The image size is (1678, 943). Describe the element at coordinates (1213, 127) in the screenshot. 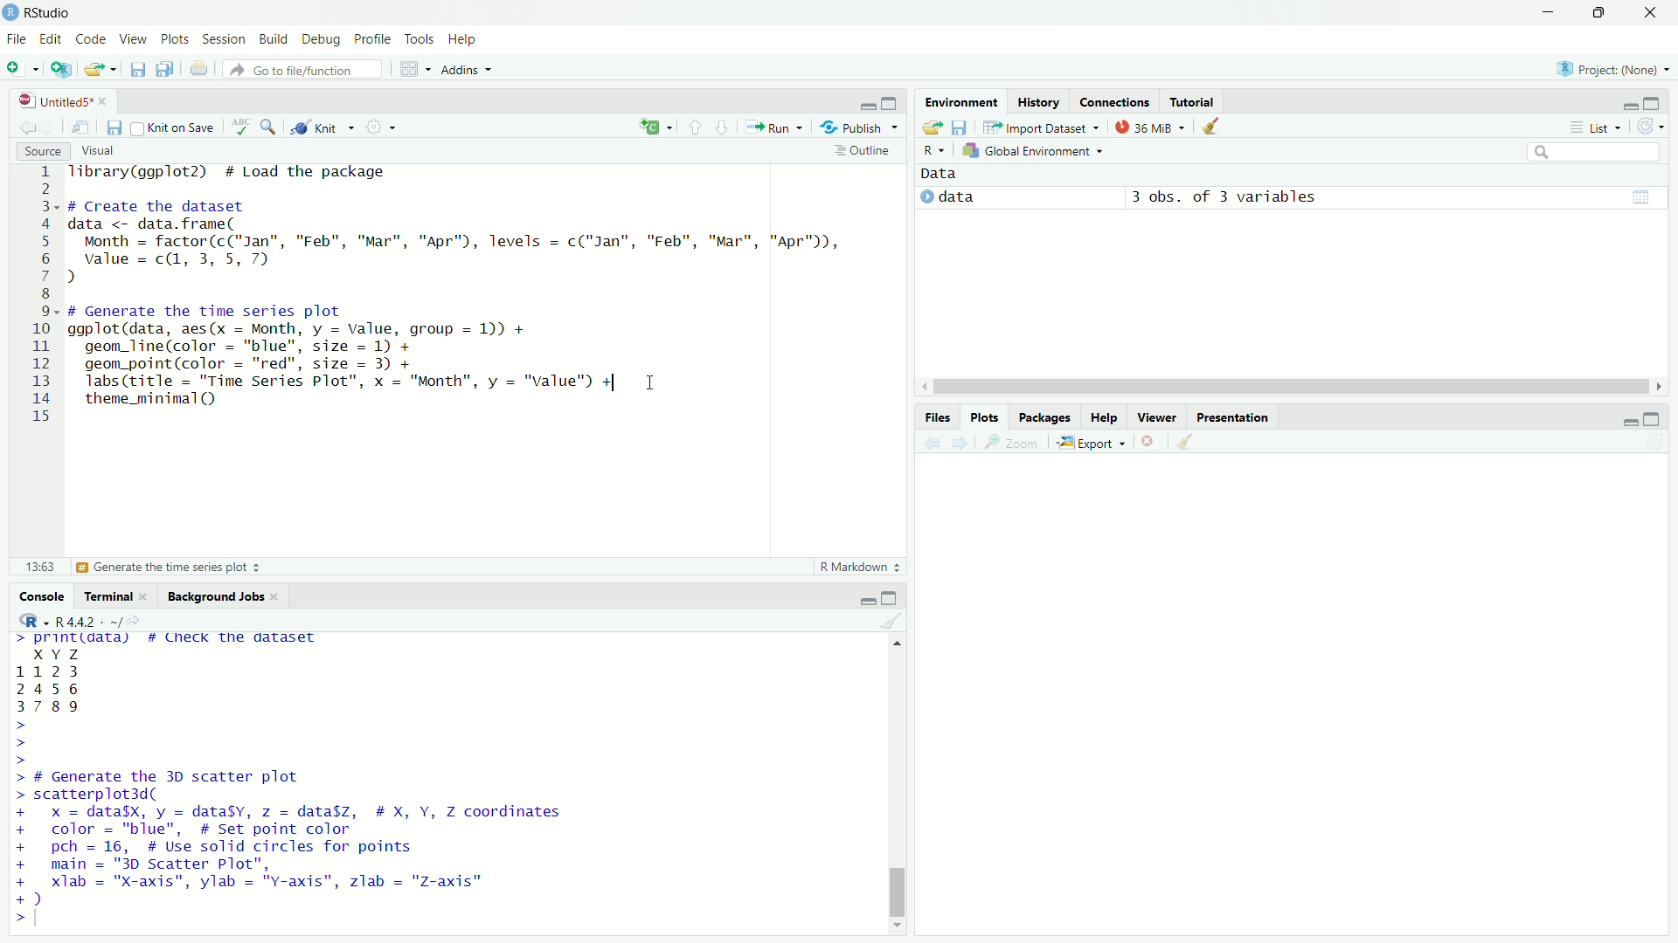

I see `clear objects from the workspace` at that location.